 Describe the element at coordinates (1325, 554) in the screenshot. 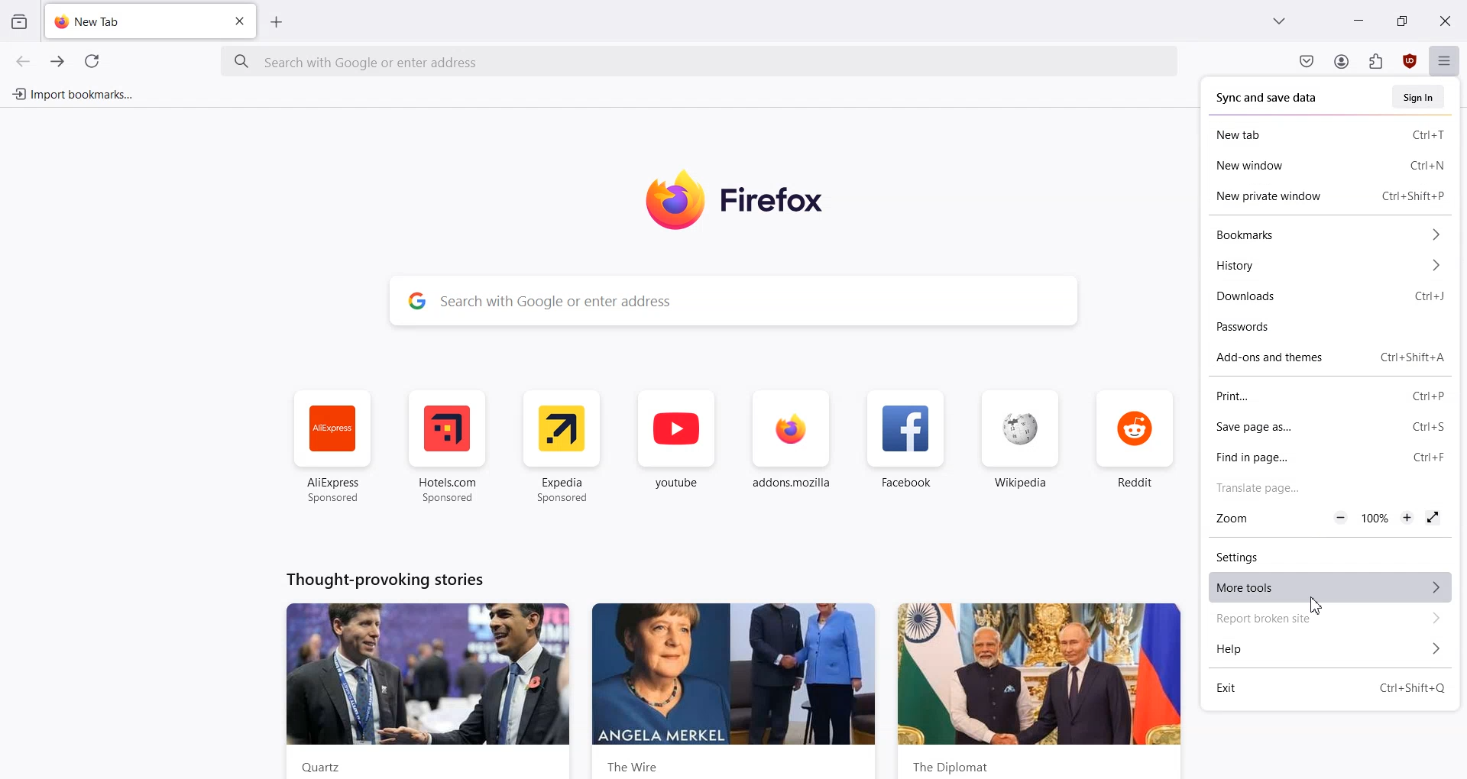

I see `Settings` at that location.